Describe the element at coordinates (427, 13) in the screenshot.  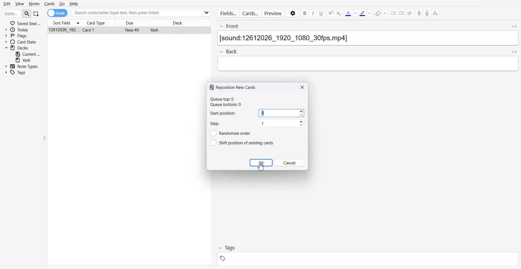
I see `Record audio` at that location.